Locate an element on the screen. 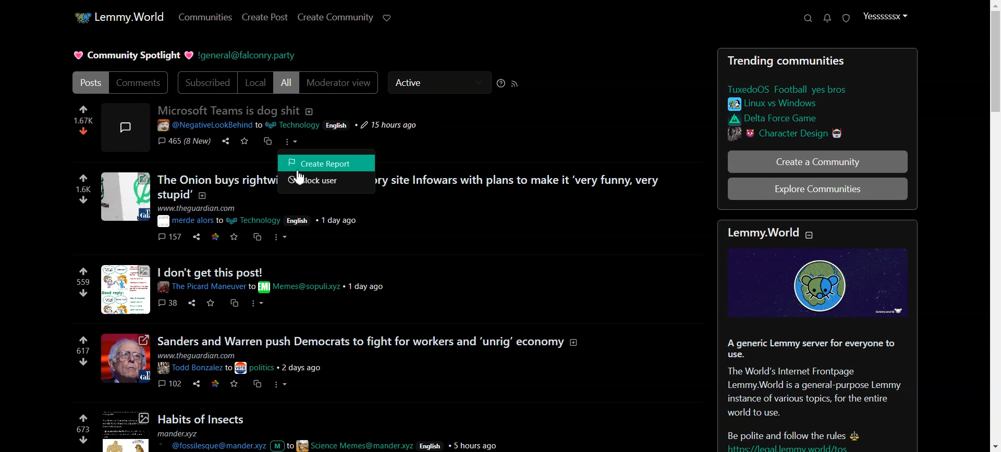 Image resolution: width=1001 pixels, height=452 pixels. dislike is located at coordinates (84, 293).